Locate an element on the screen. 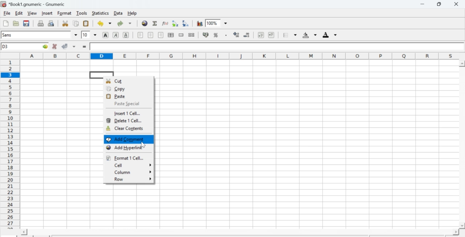  down is located at coordinates (75, 35).